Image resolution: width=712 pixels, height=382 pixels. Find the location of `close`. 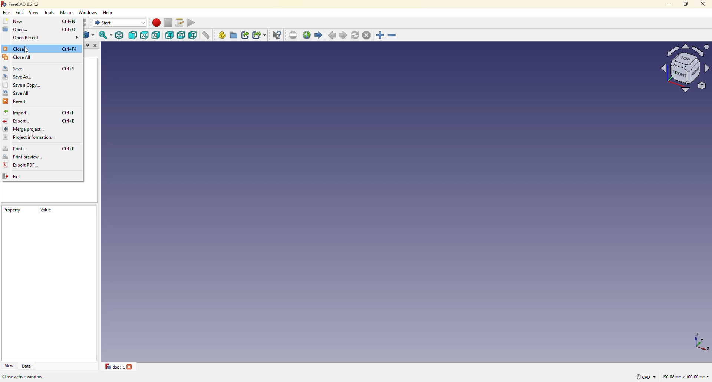

close is located at coordinates (15, 49).